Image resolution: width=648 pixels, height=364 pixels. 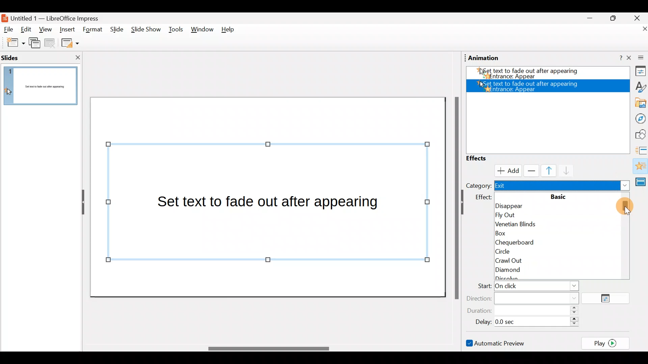 I want to click on Duration, so click(x=525, y=311).